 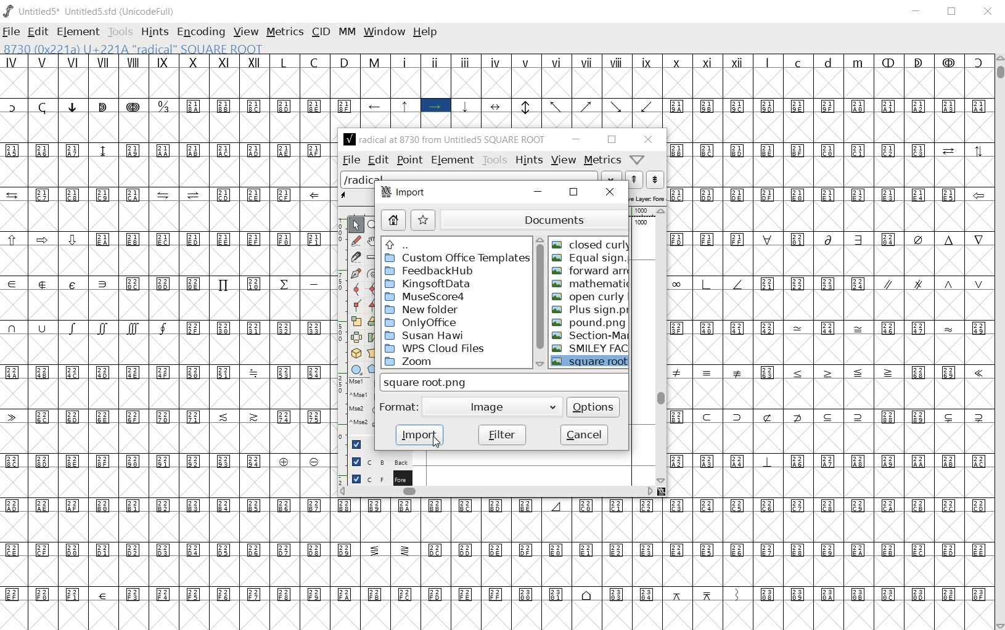 I want to click on VIEW, so click(x=245, y=32).